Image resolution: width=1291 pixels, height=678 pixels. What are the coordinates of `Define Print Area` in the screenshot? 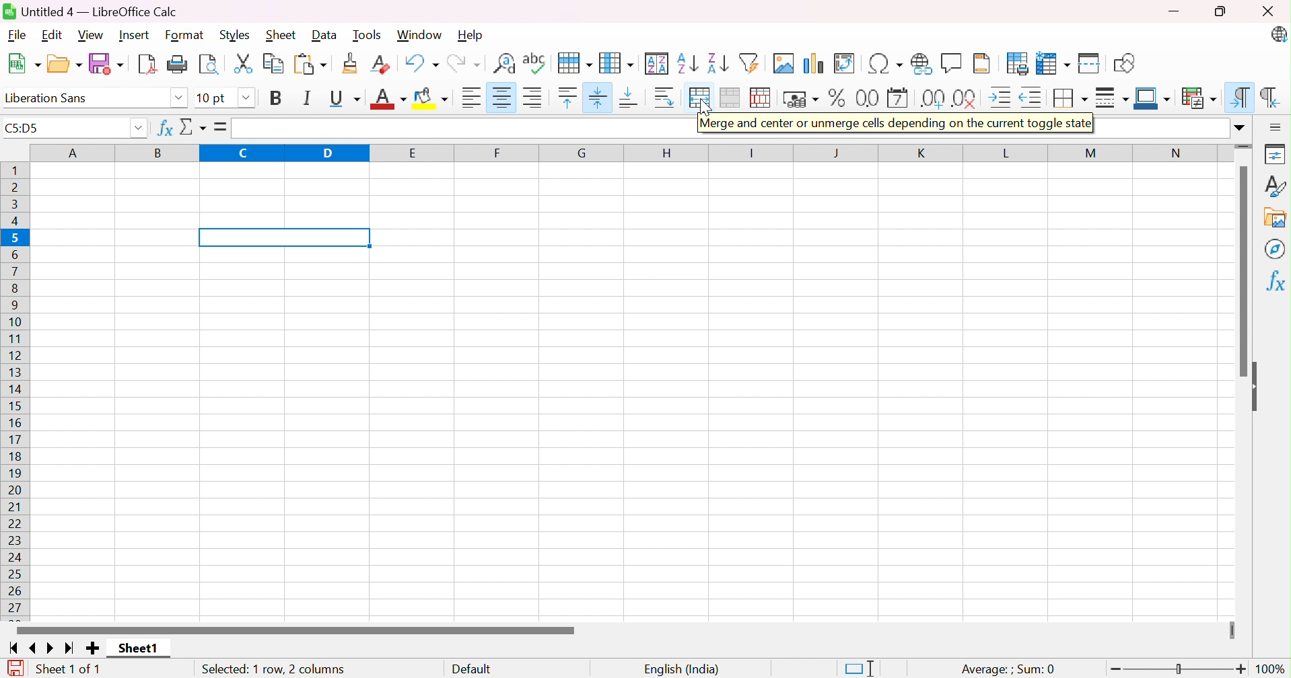 It's located at (1017, 63).